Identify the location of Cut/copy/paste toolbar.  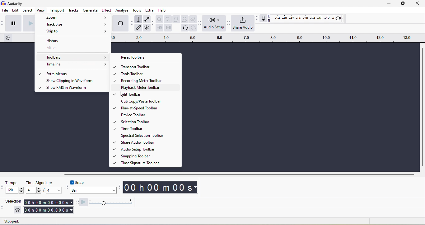
(149, 101).